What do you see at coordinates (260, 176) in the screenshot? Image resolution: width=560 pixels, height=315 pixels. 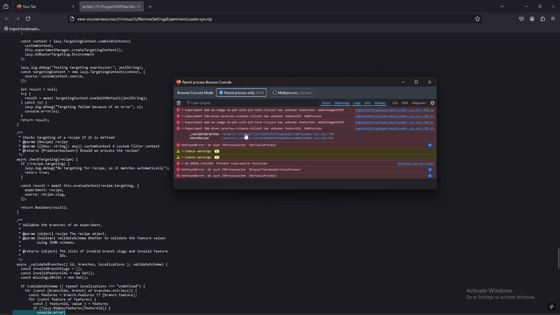 I see `log` at bounding box center [260, 176].